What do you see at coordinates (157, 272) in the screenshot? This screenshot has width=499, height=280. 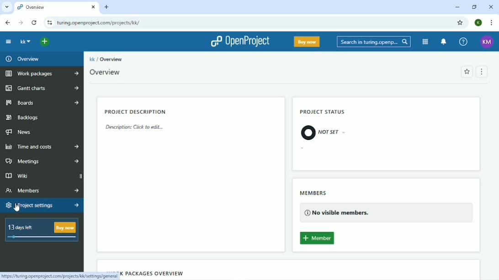 I see `Work packages overview` at bounding box center [157, 272].